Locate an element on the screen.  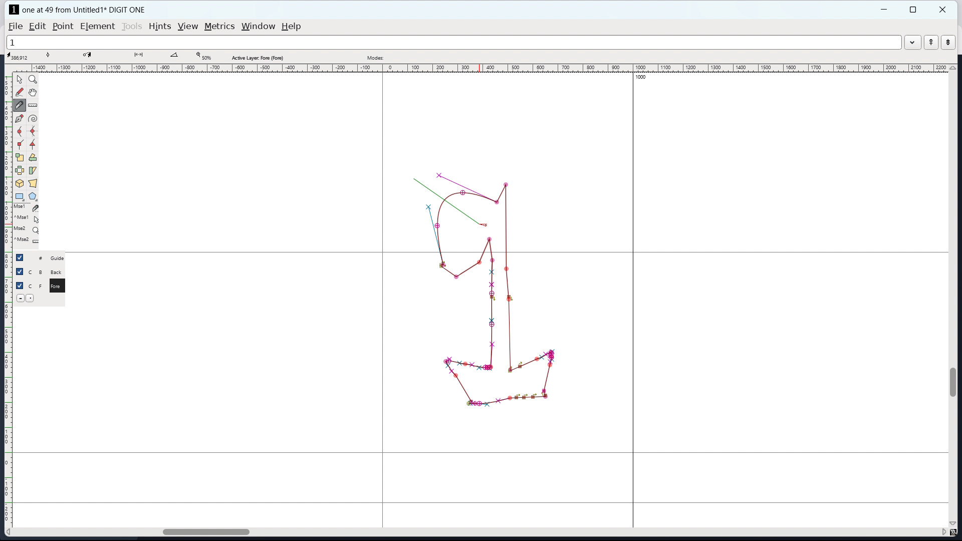
vertical scrollbar is located at coordinates (954, 382).